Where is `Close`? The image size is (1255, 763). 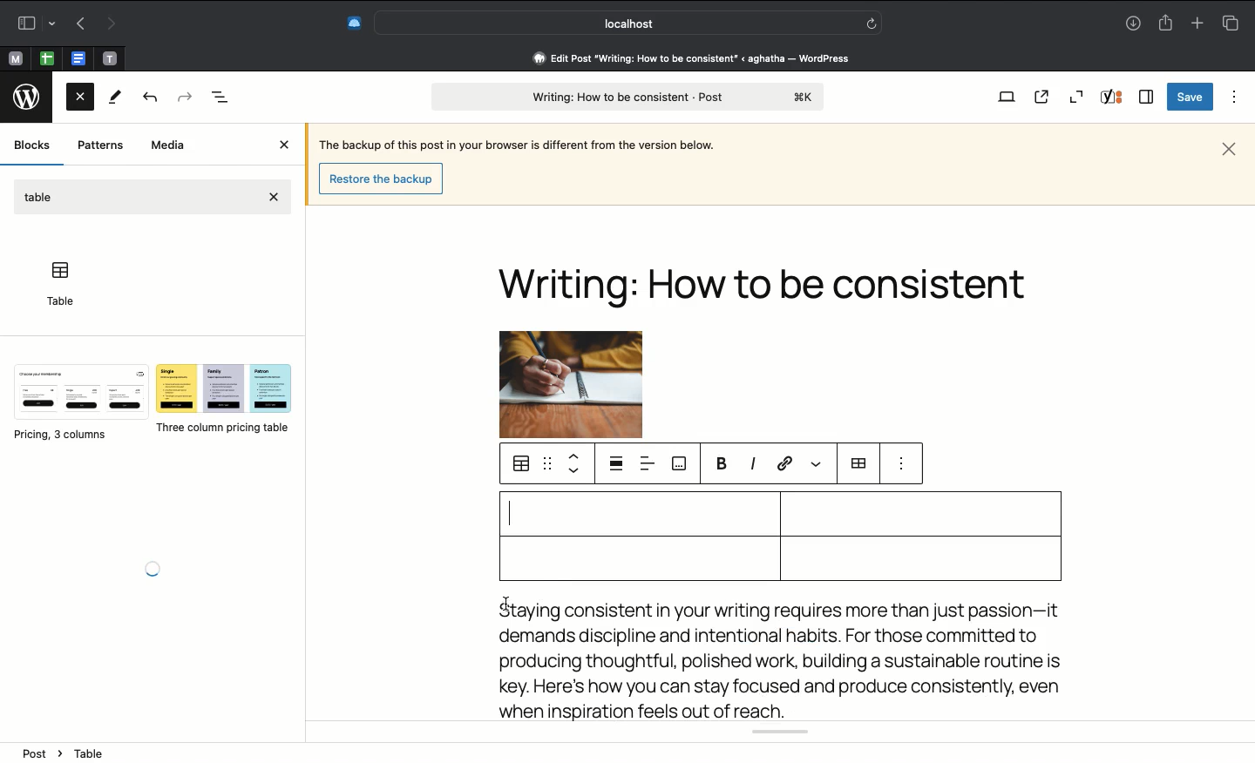
Close is located at coordinates (80, 100).